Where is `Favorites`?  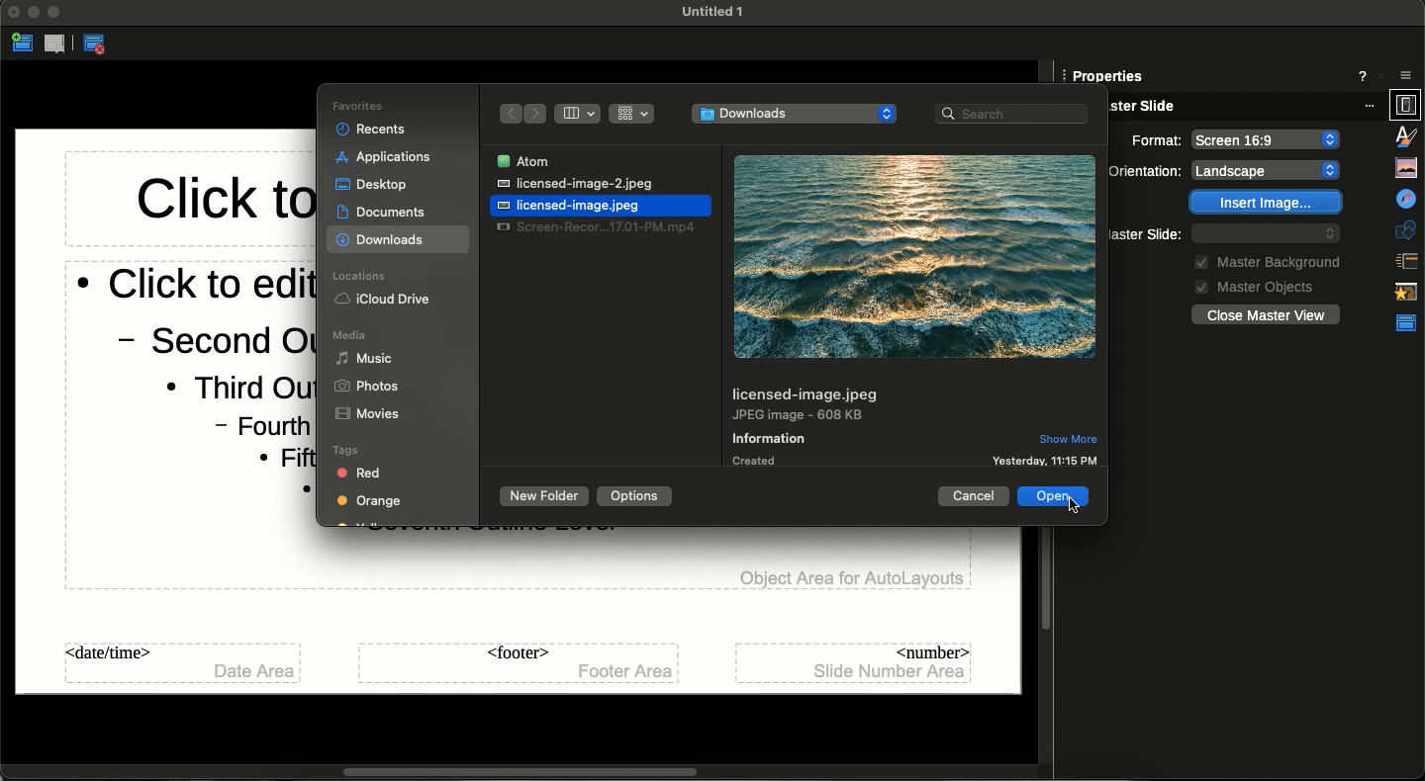
Favorites is located at coordinates (354, 105).